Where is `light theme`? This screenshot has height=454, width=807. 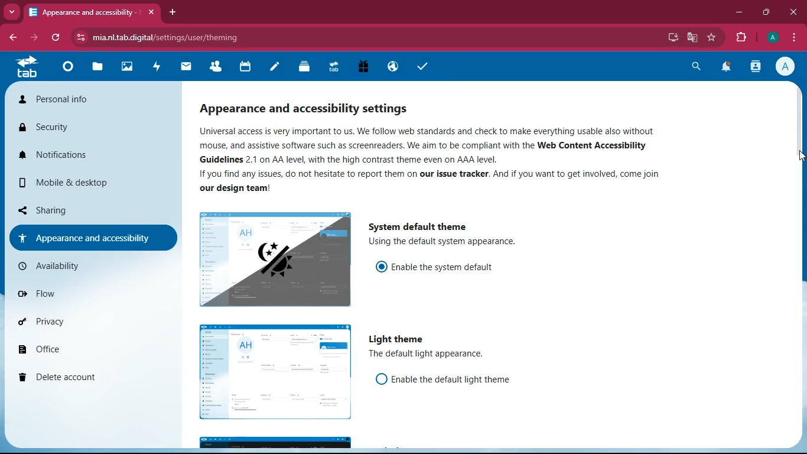 light theme is located at coordinates (394, 338).